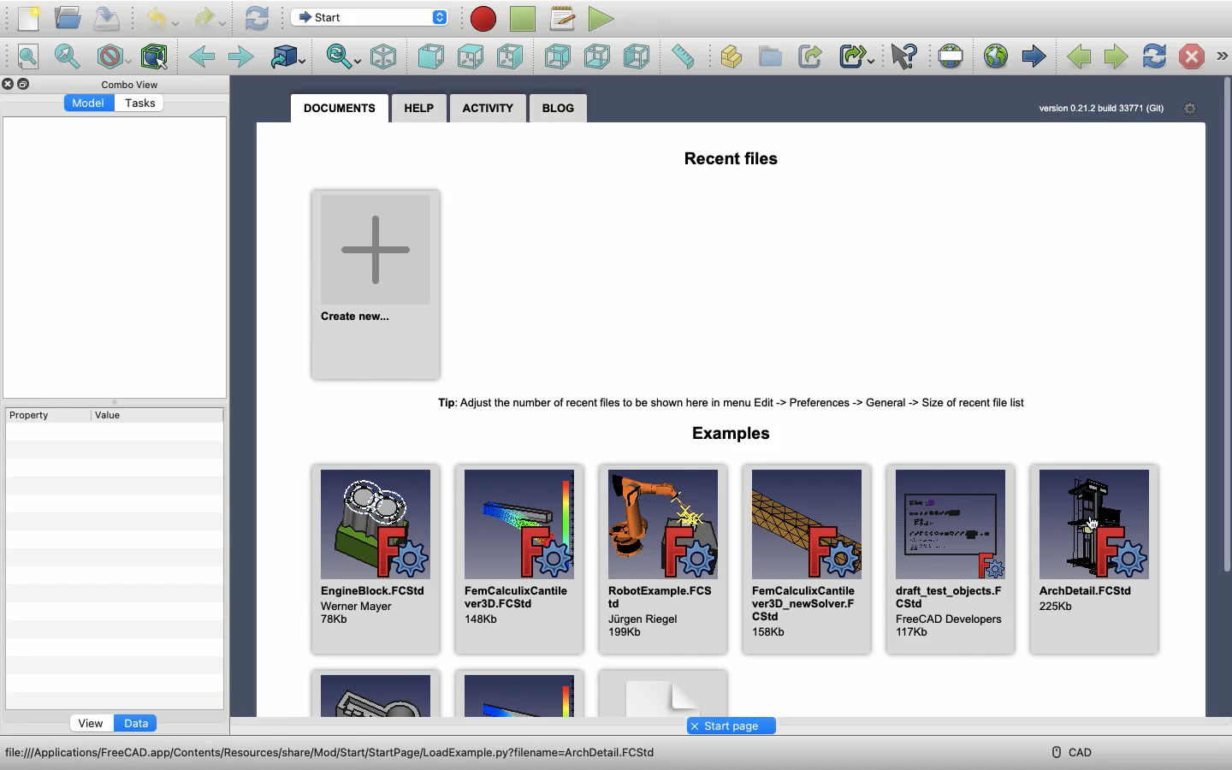 This screenshot has height=770, width=1232. I want to click on Stop loading, so click(1191, 56).